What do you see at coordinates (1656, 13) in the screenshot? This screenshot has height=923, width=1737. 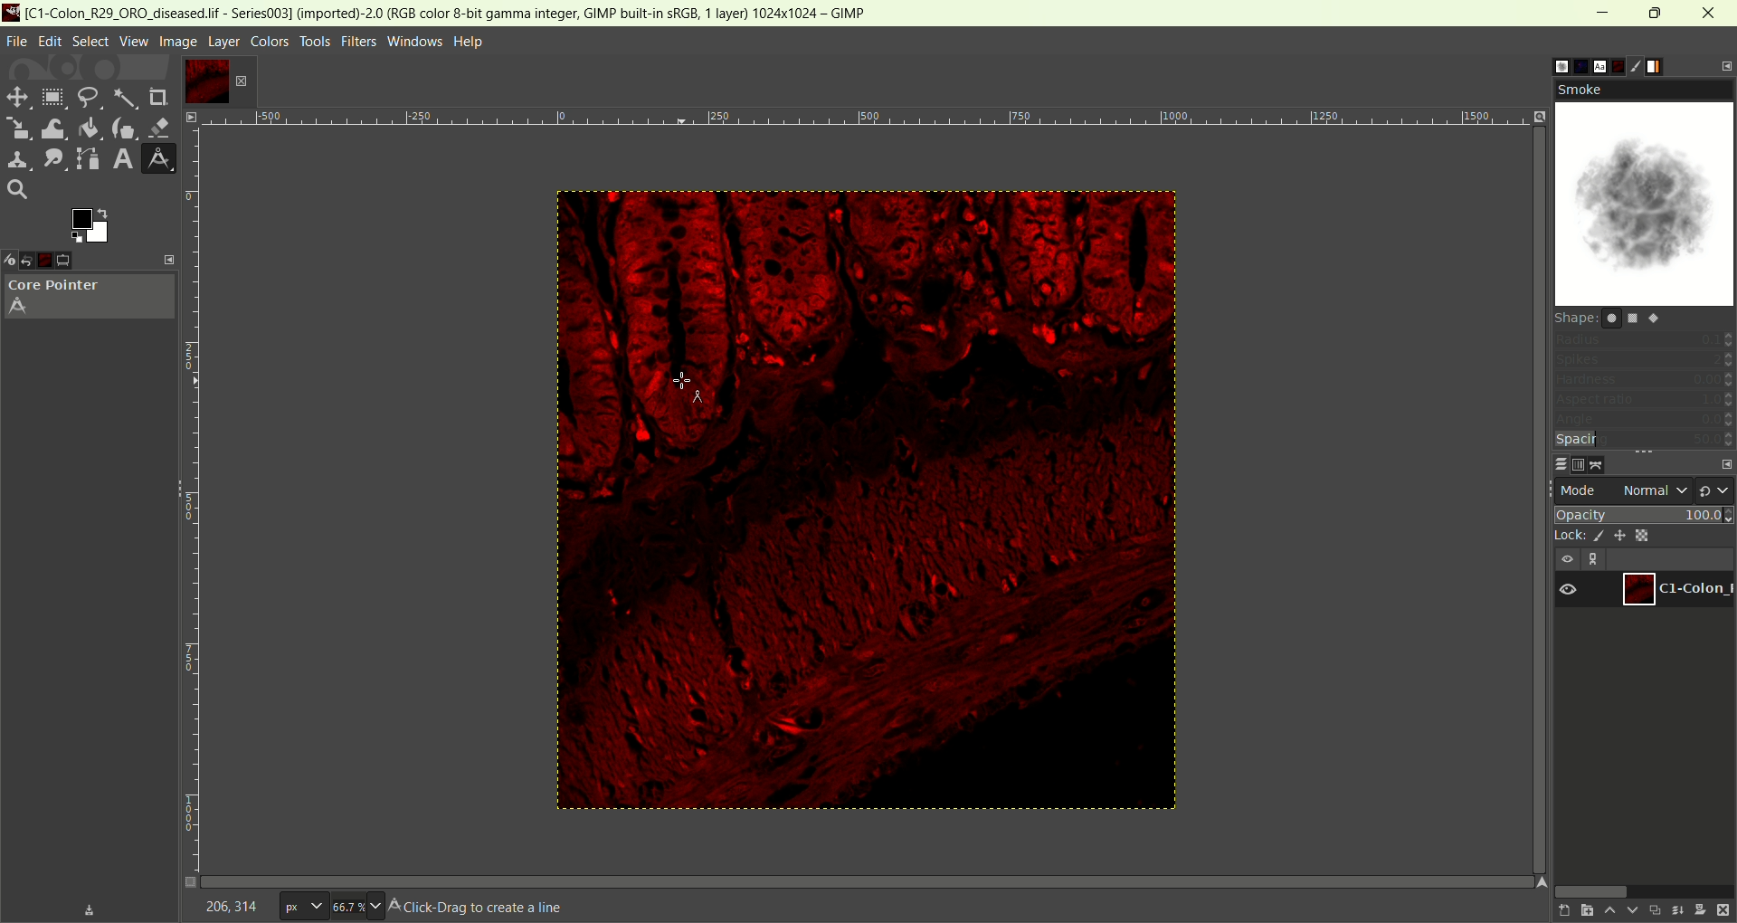 I see `maximize` at bounding box center [1656, 13].